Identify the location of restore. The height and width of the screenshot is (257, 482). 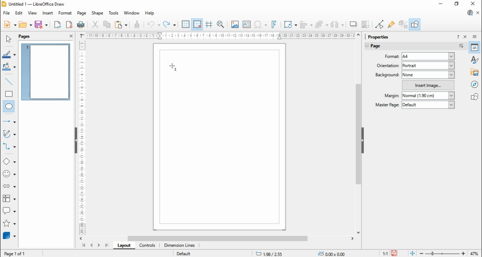
(457, 4).